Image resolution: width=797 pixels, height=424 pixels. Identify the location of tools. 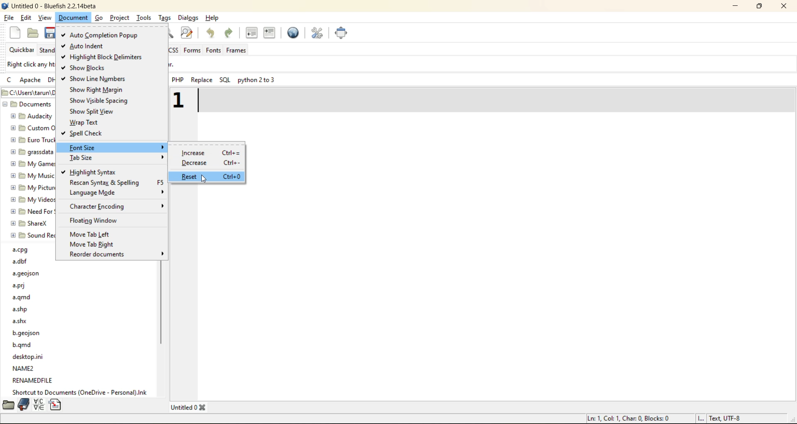
(144, 17).